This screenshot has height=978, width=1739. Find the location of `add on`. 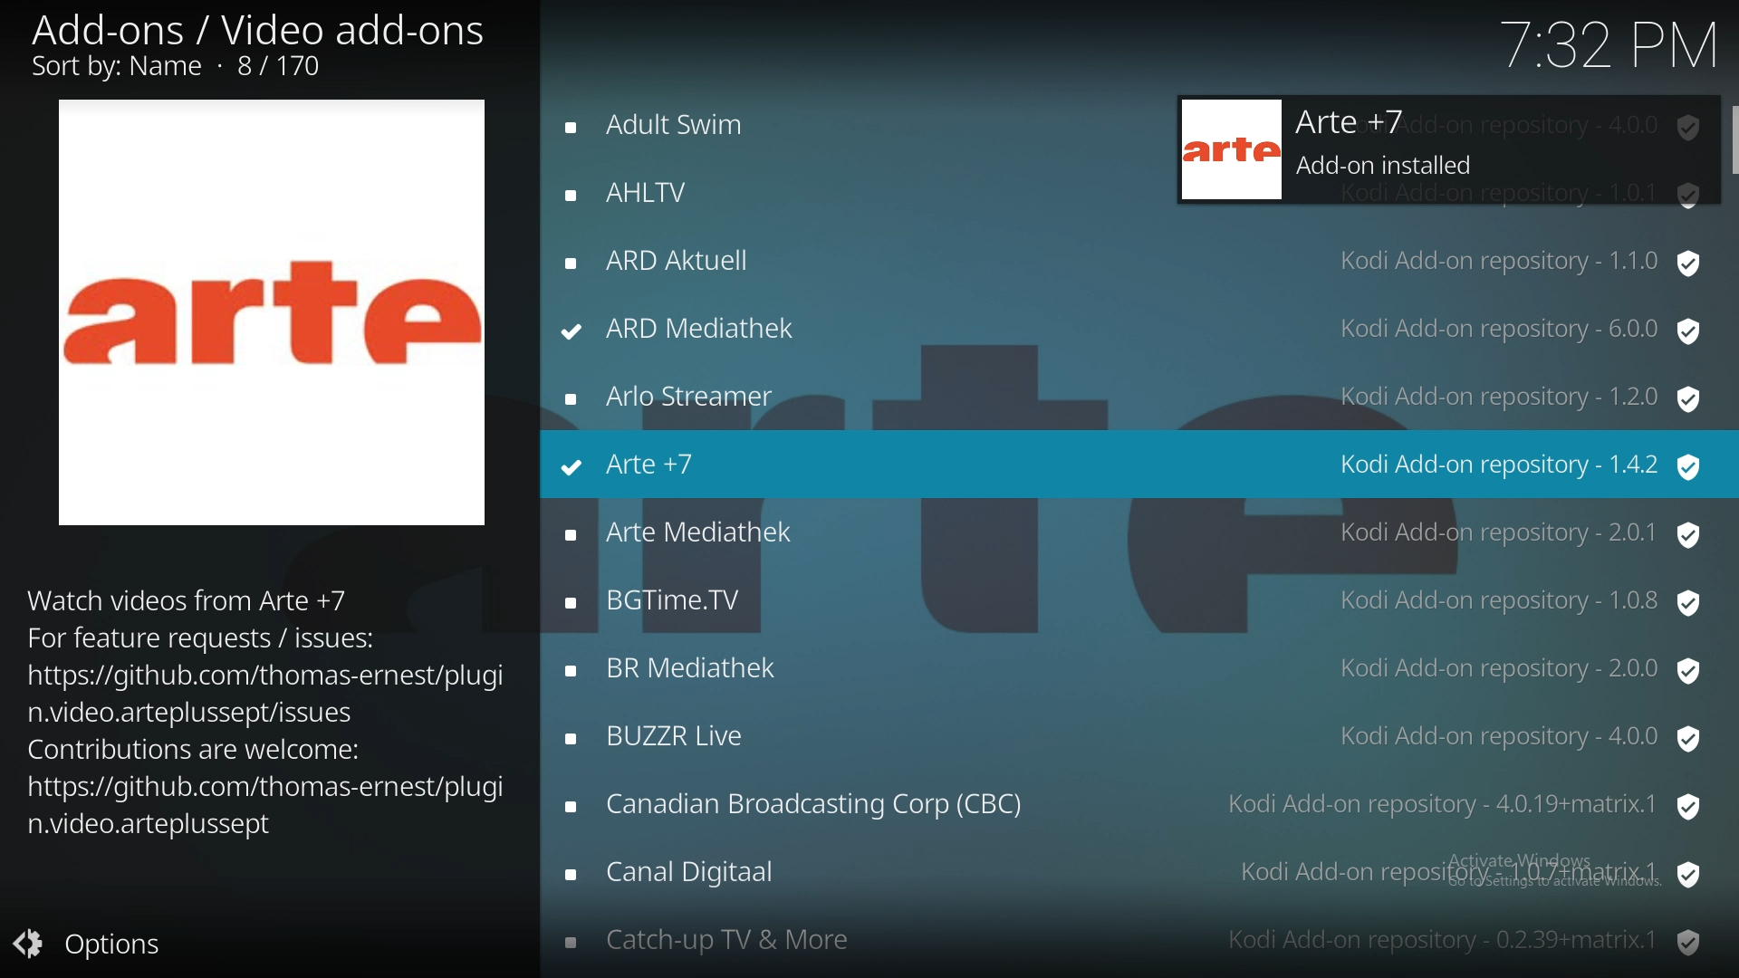

add on is located at coordinates (1131, 876).